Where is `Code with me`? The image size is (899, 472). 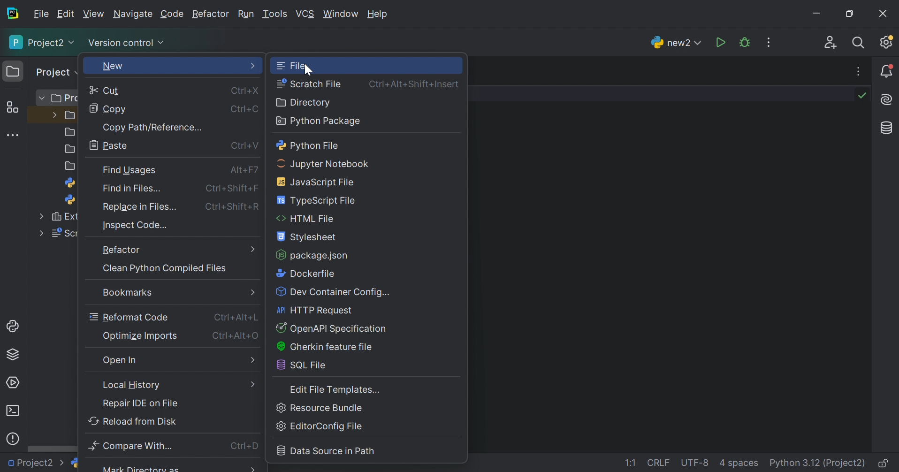
Code with me is located at coordinates (831, 43).